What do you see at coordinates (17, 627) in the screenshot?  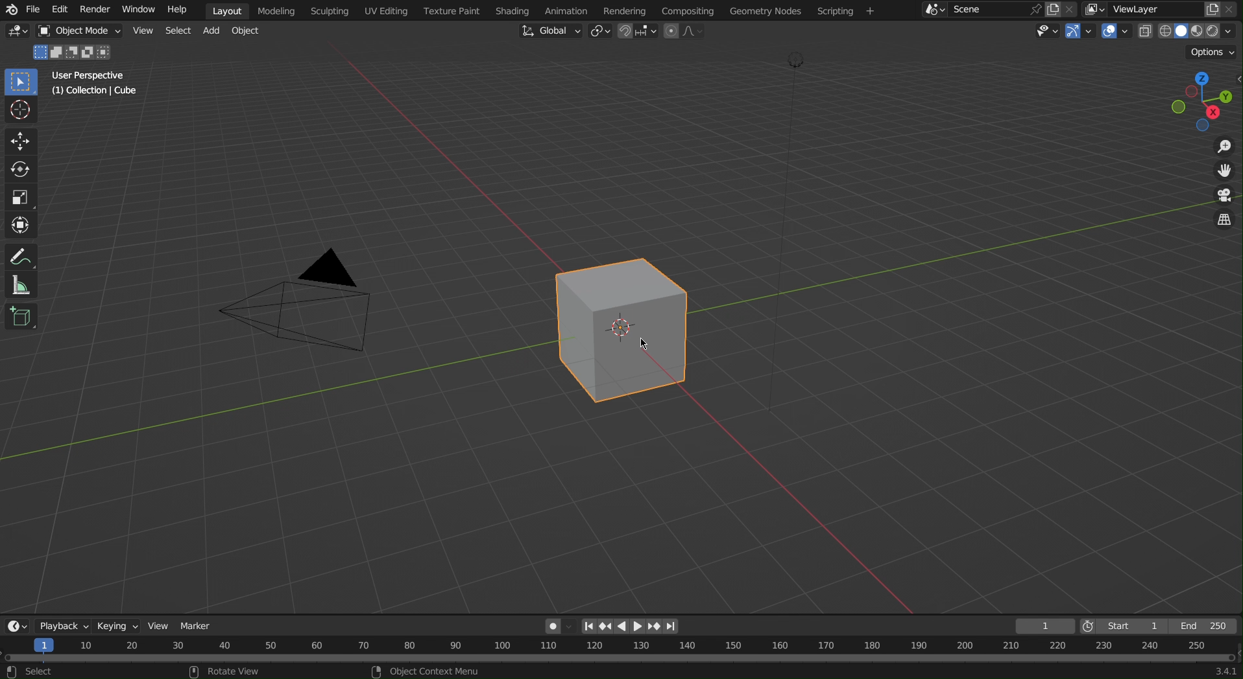 I see `Editor Type` at bounding box center [17, 627].